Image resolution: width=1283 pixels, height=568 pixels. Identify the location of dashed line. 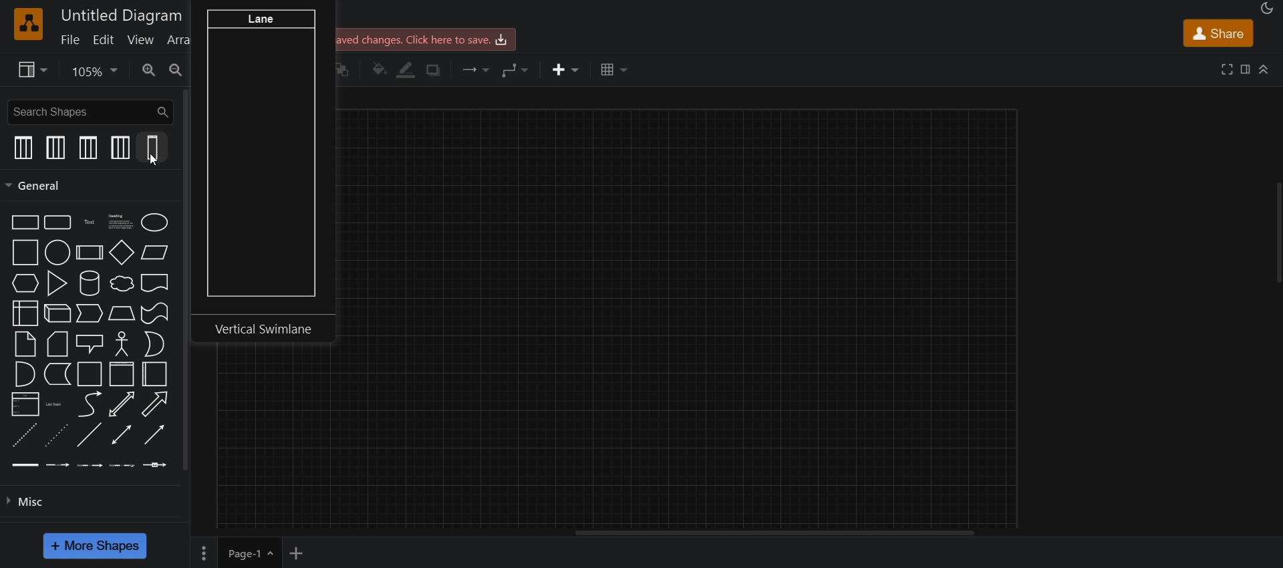
(21, 436).